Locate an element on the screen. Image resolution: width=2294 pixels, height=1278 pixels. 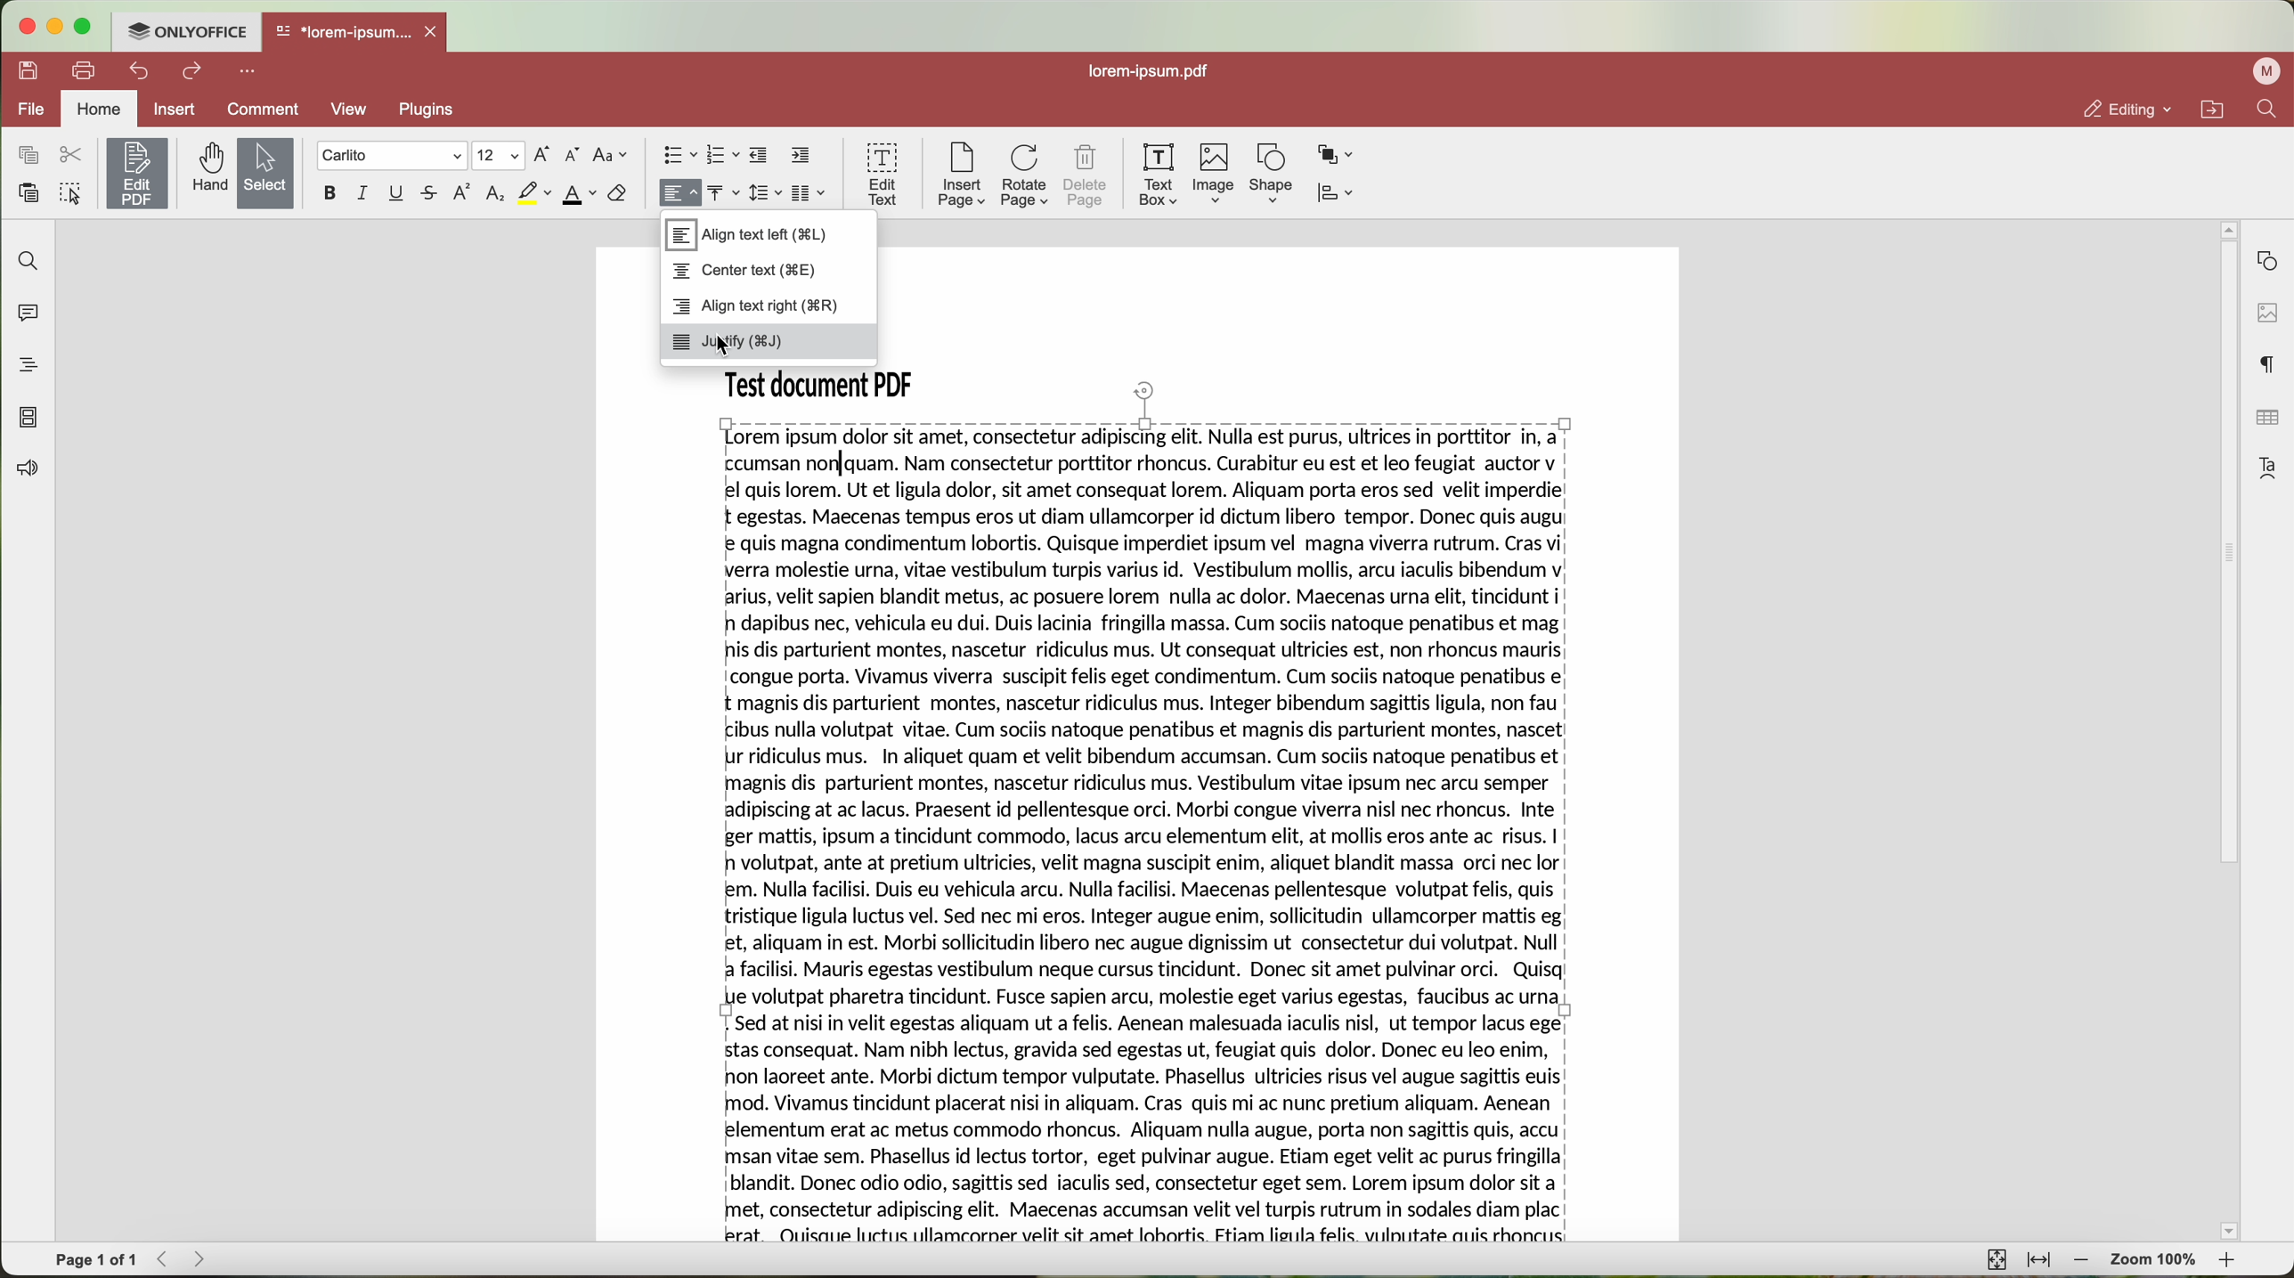
increment font size is located at coordinates (543, 155).